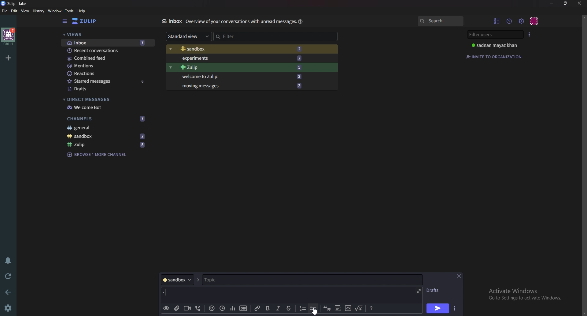 This screenshot has height=316, width=587. Describe the element at coordinates (105, 100) in the screenshot. I see `Direct messages` at that location.